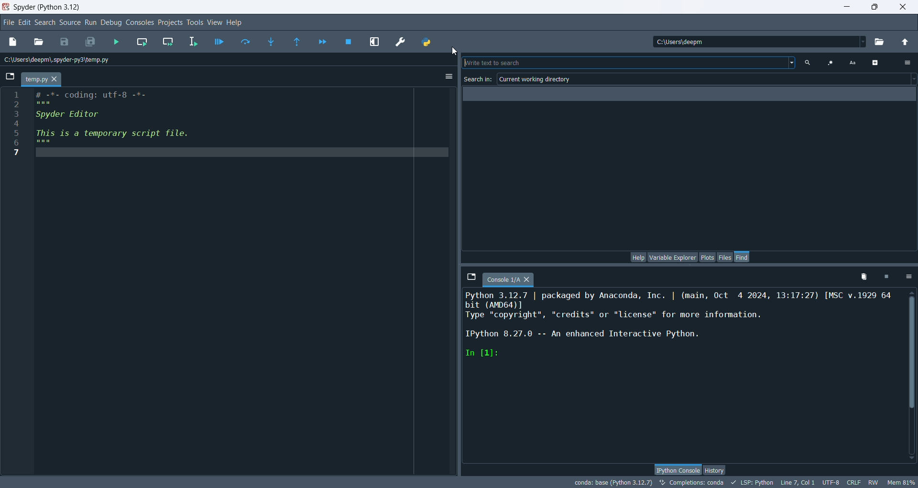 Image resolution: width=918 pixels, height=488 pixels. What do you see at coordinates (9, 75) in the screenshot?
I see `browse tabs` at bounding box center [9, 75].